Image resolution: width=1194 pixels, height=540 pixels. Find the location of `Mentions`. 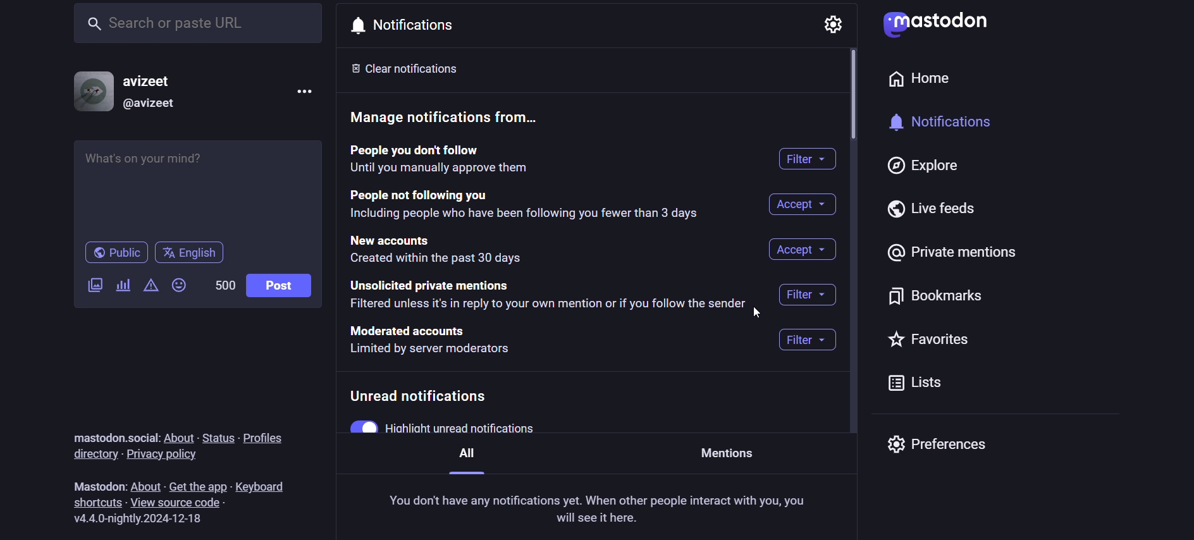

Mentions is located at coordinates (728, 450).